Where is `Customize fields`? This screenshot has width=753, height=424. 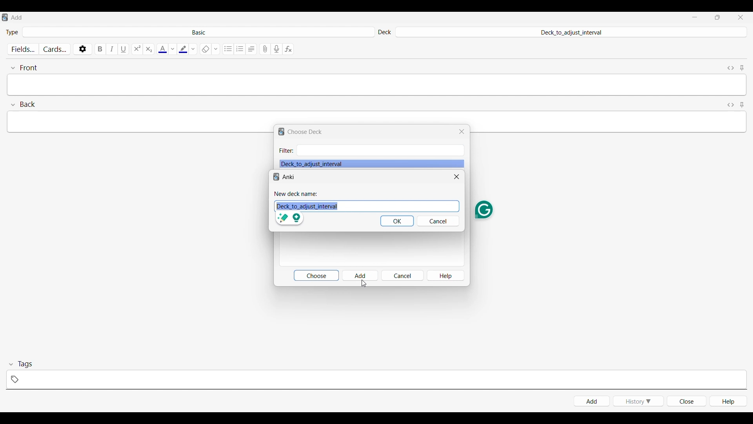 Customize fields is located at coordinates (24, 49).